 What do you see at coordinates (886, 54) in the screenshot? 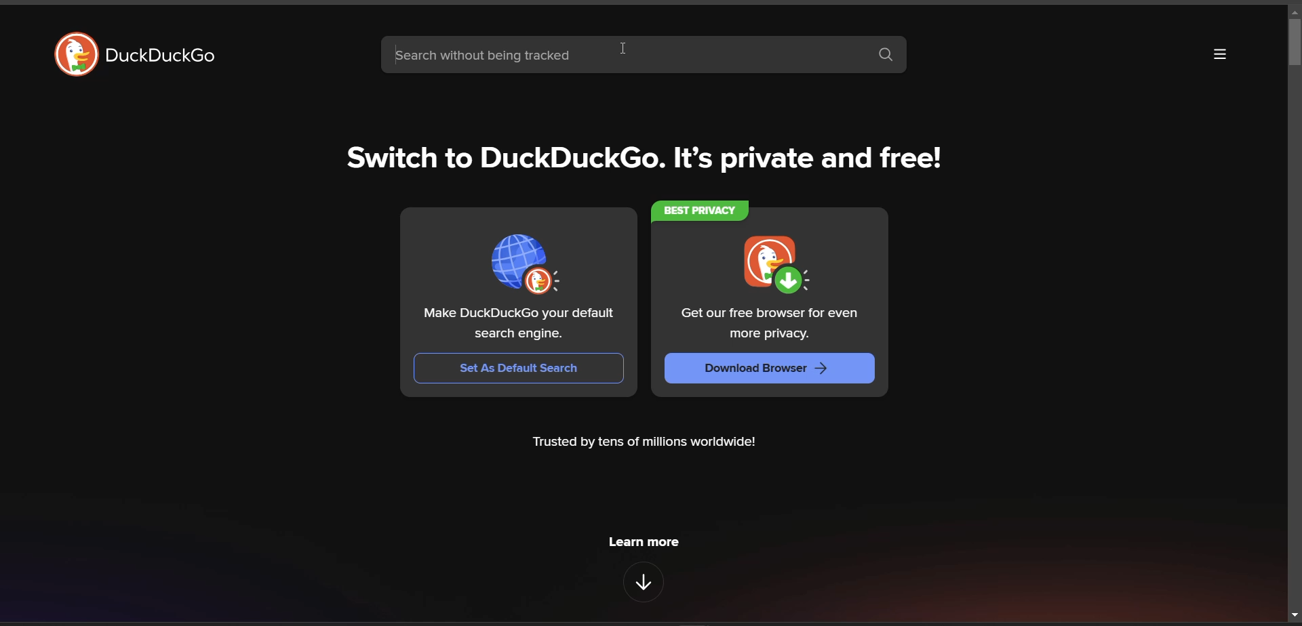
I see `search button` at bounding box center [886, 54].